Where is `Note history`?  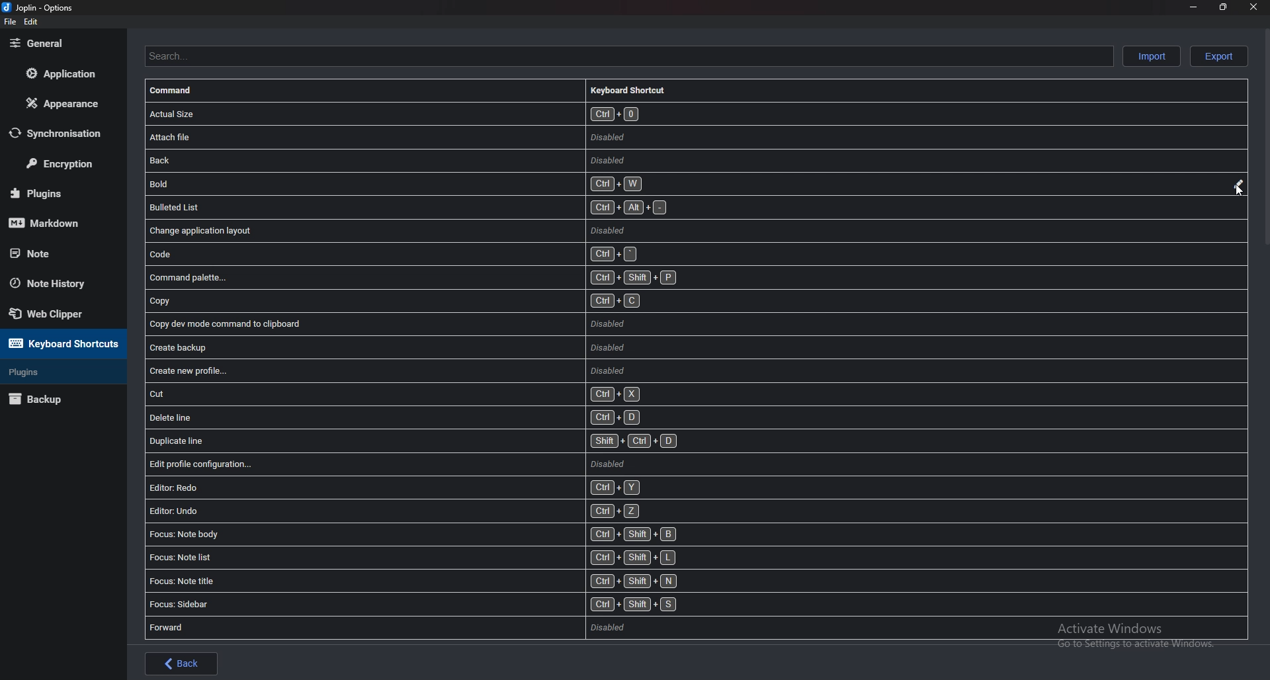 Note history is located at coordinates (60, 284).